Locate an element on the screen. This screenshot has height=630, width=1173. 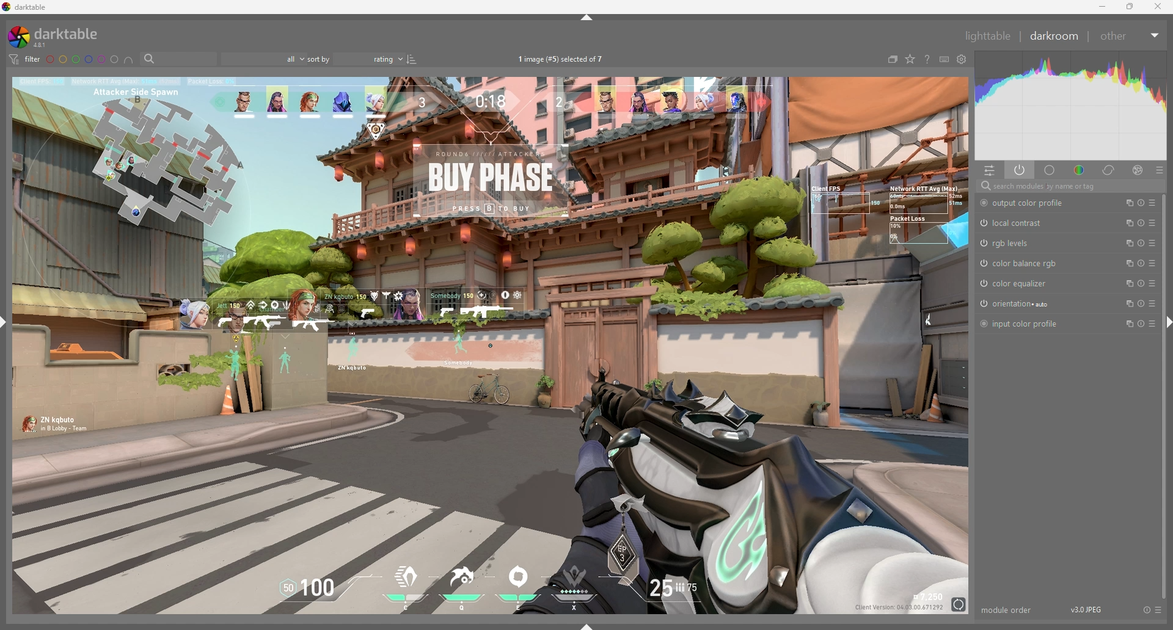
presets is located at coordinates (1153, 303).